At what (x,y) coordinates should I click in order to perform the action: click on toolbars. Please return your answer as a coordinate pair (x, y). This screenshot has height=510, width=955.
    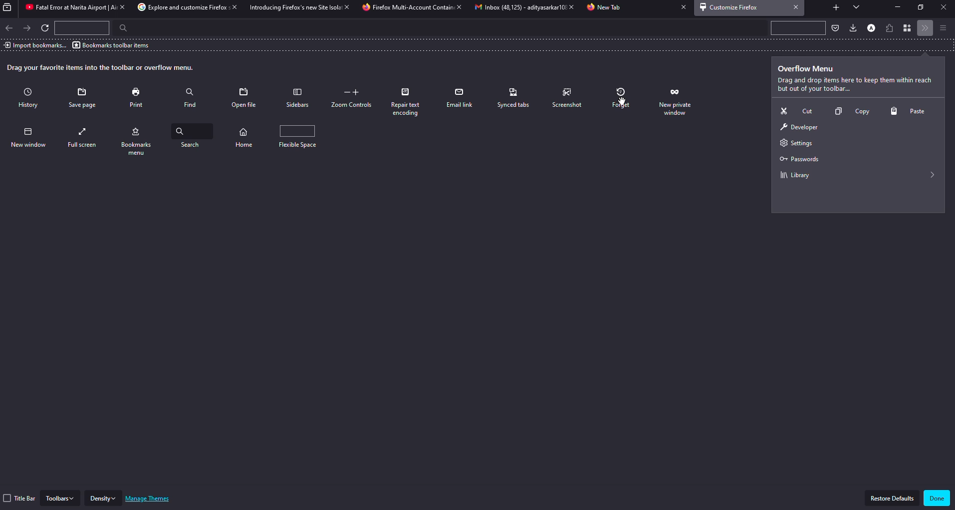
    Looking at the image, I should click on (60, 498).